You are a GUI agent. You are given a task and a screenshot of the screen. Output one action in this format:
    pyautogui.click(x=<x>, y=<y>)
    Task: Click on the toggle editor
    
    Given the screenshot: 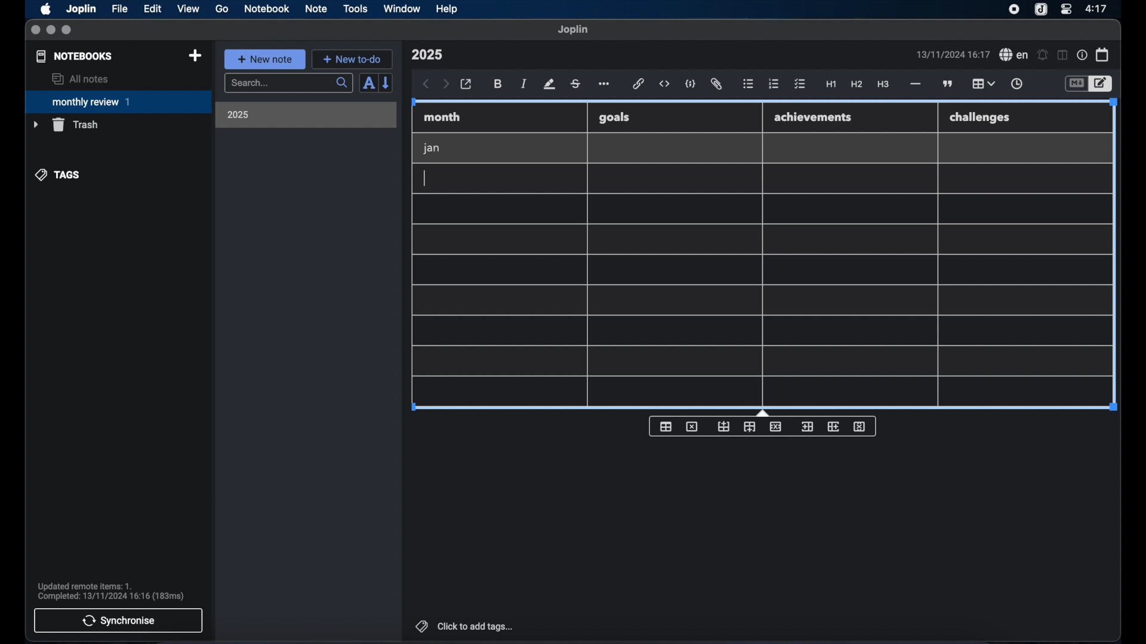 What is the action you would take?
    pyautogui.click(x=1102, y=84)
    